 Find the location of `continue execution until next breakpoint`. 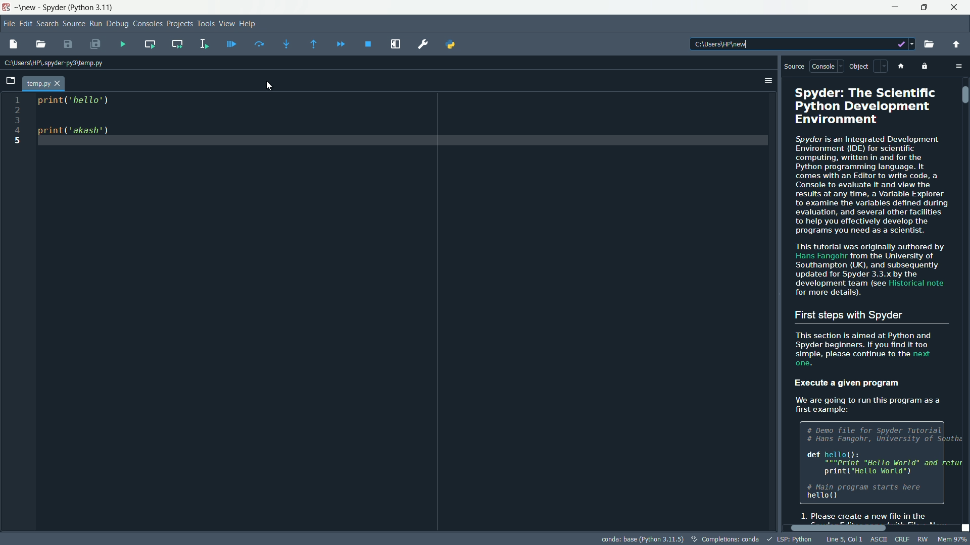

continue execution until next breakpoint is located at coordinates (338, 44).